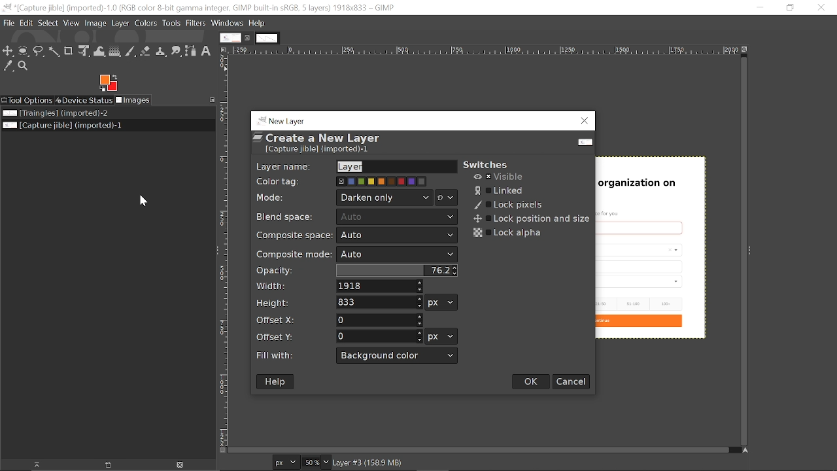  I want to click on Clone, so click(162, 50).